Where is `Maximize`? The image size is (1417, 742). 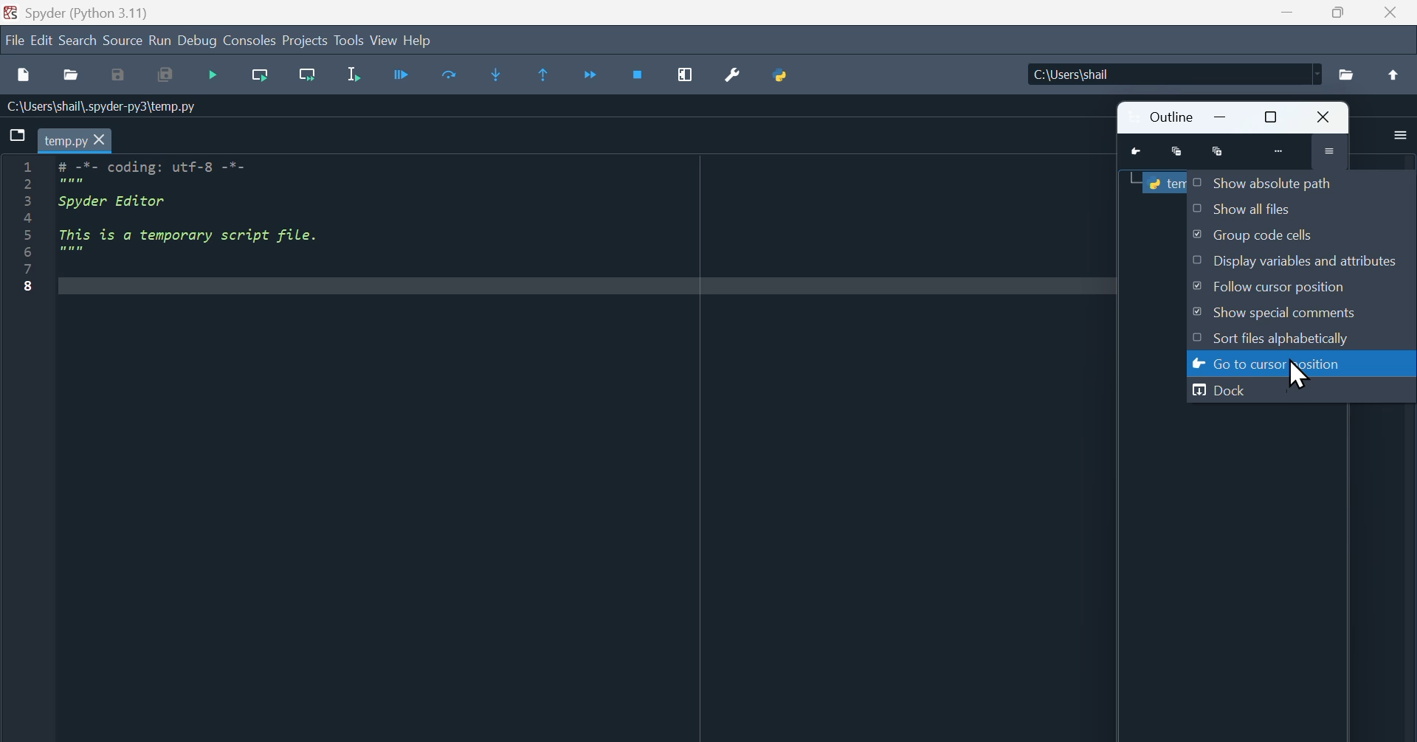
Maximize is located at coordinates (1274, 117).